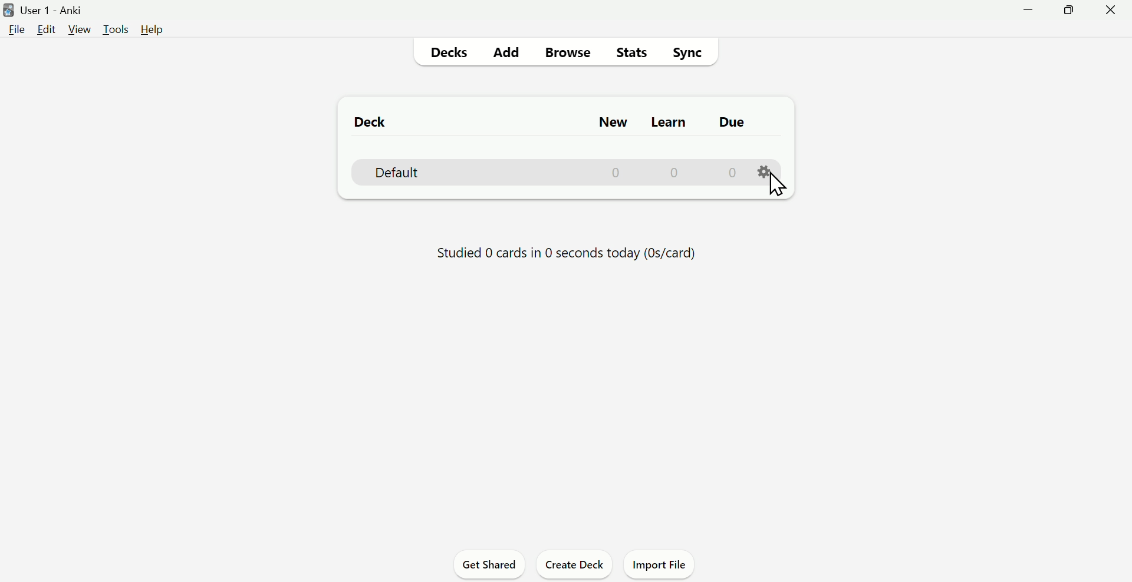  What do you see at coordinates (115, 30) in the screenshot?
I see `Tools` at bounding box center [115, 30].